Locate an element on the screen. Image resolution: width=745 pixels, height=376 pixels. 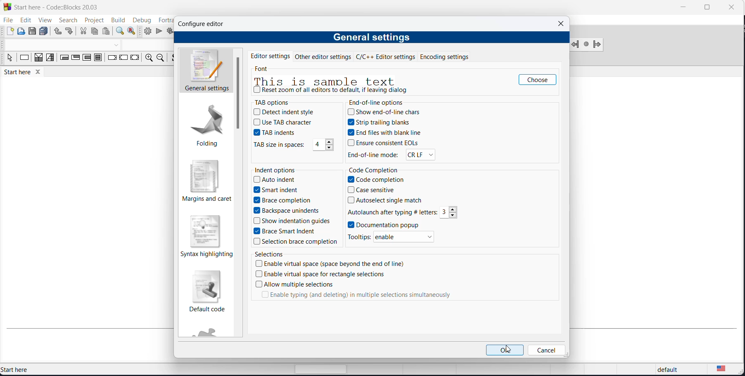
EOL modes options is located at coordinates (419, 155).